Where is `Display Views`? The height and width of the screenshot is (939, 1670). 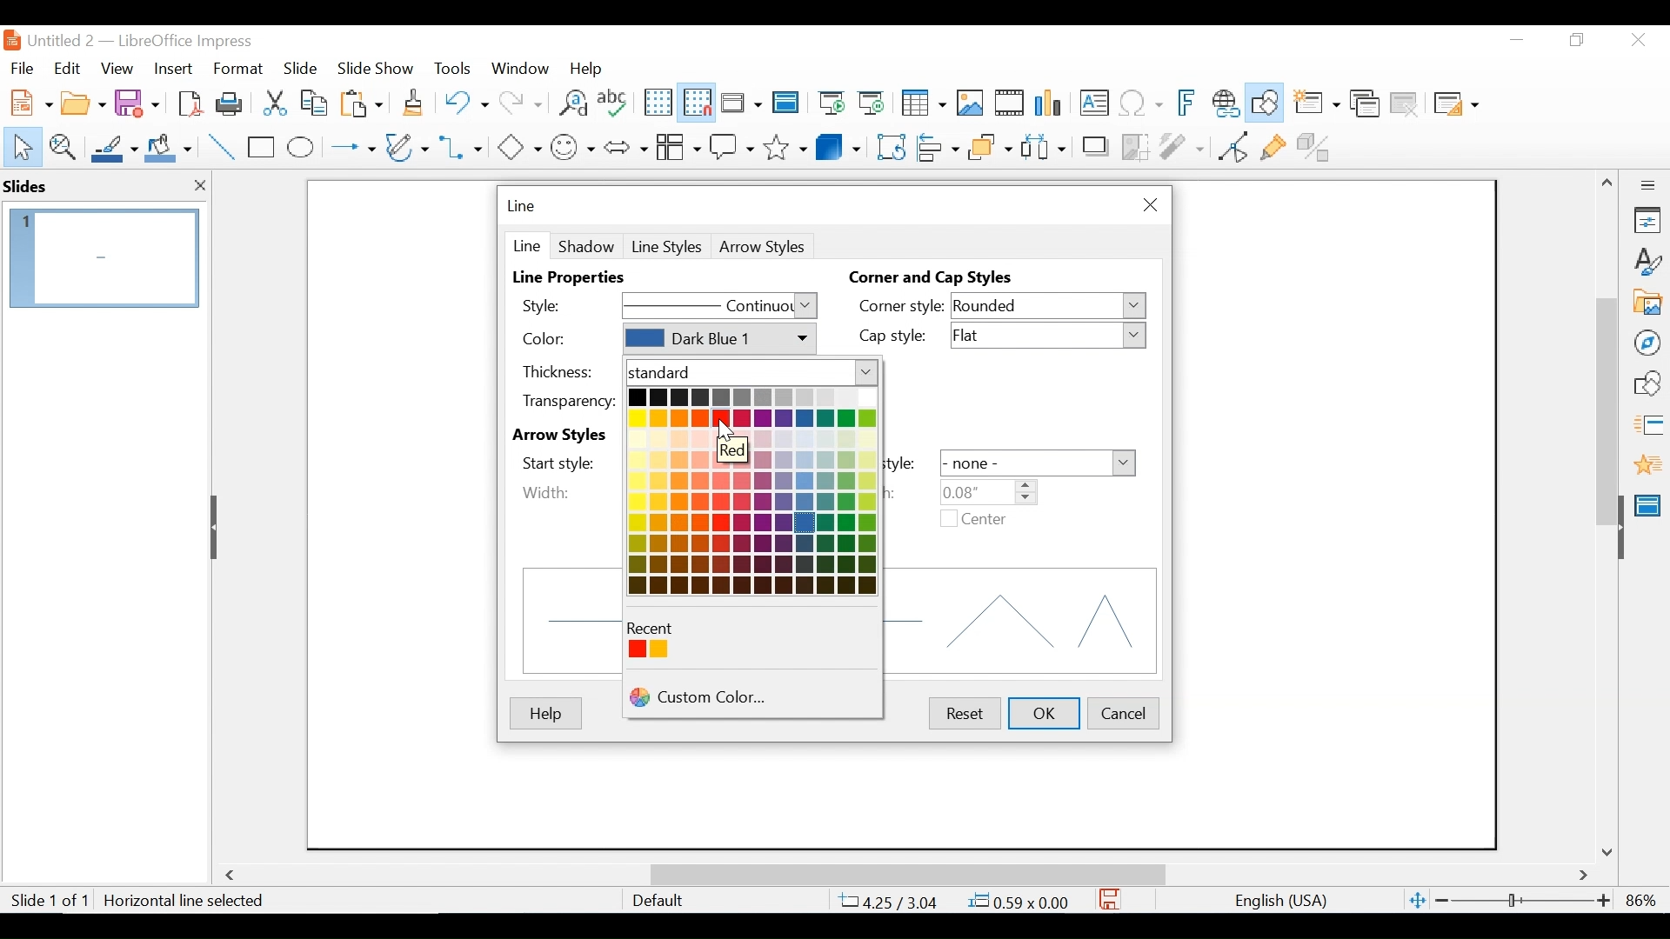 Display Views is located at coordinates (739, 104).